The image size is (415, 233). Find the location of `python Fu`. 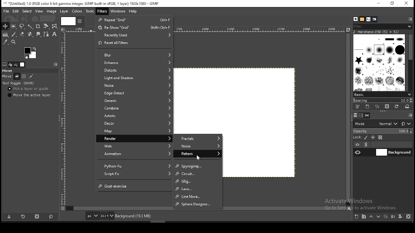

python Fu is located at coordinates (135, 166).